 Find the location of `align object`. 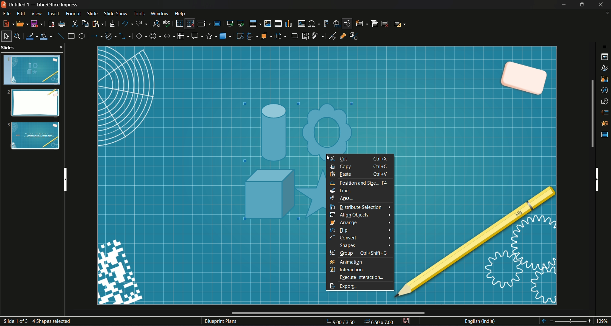

align object is located at coordinates (252, 36).